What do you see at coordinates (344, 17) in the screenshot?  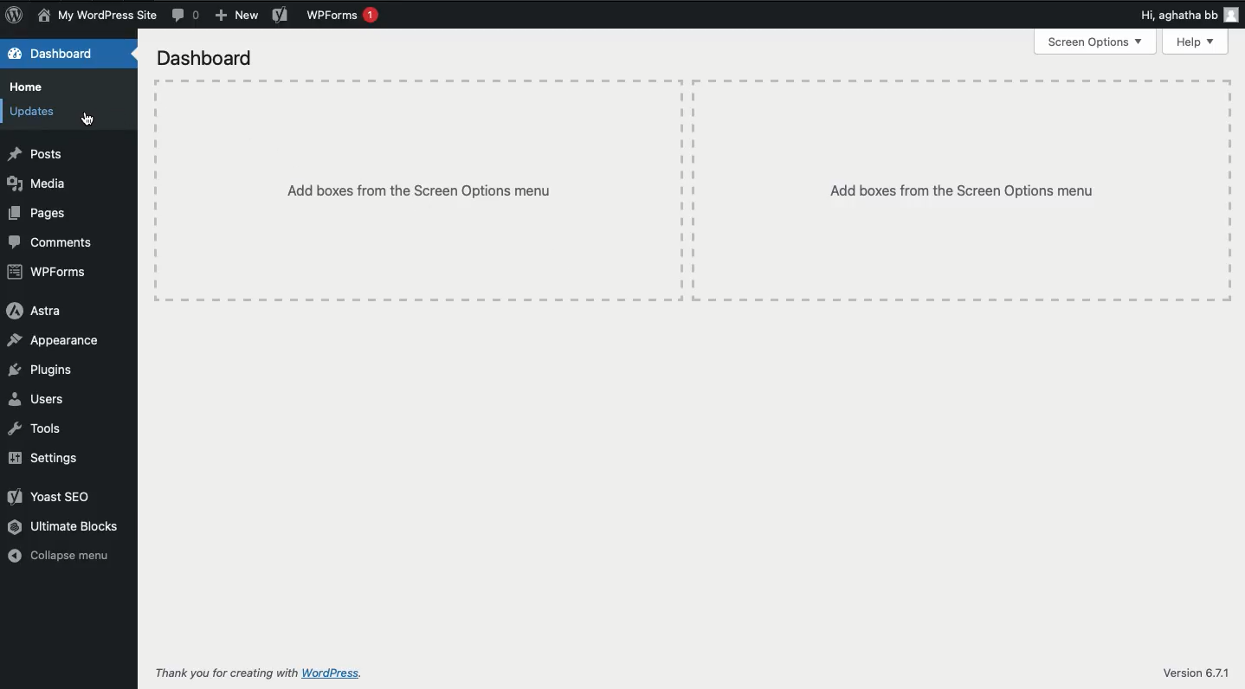 I see `WPForms` at bounding box center [344, 17].